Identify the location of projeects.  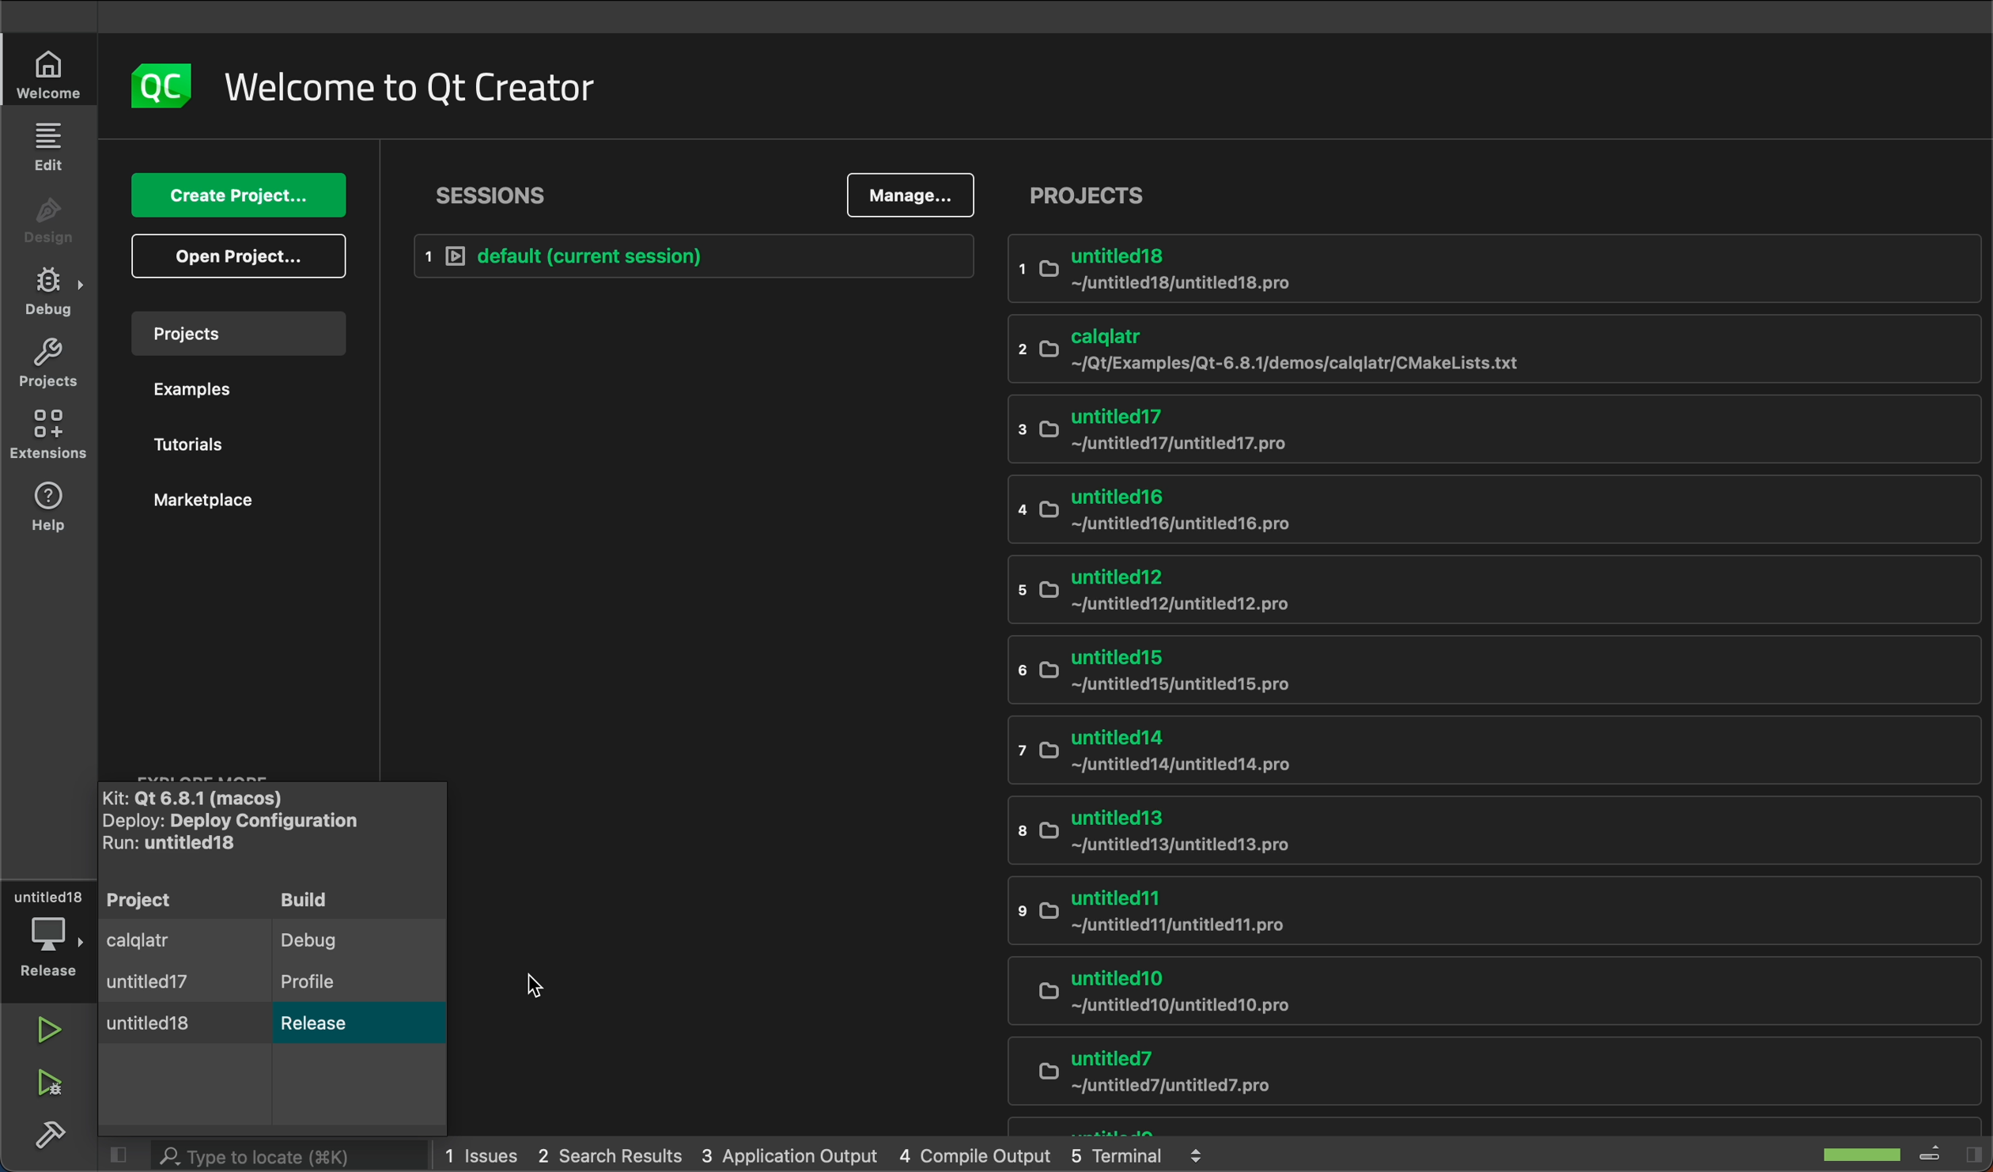
(1494, 195).